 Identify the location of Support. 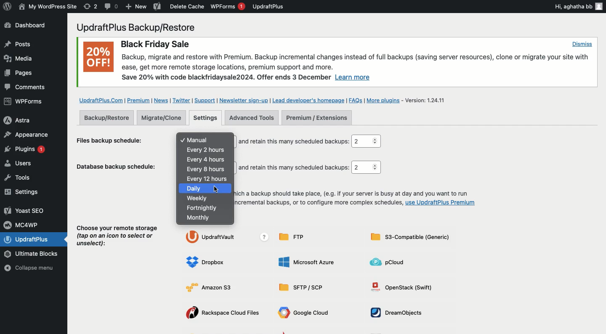
(204, 101).